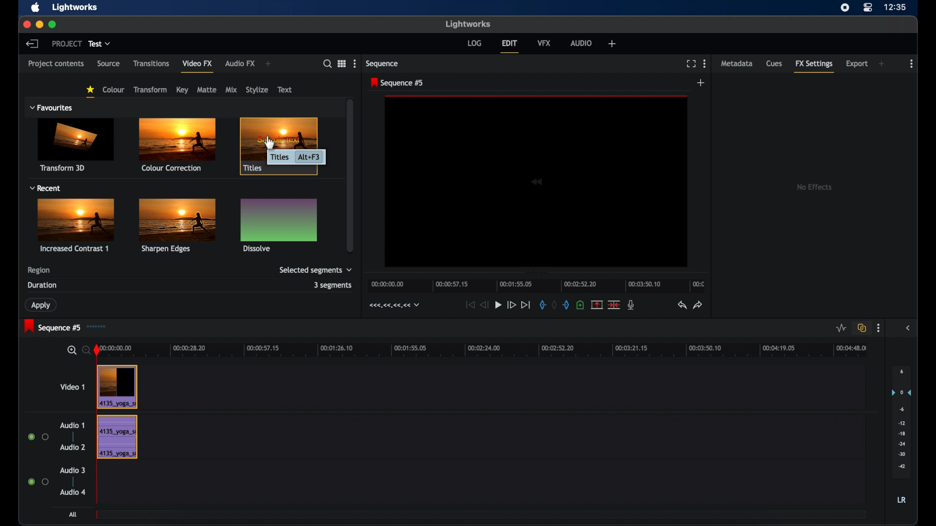 This screenshot has width=936, height=526. I want to click on add, so click(882, 63).